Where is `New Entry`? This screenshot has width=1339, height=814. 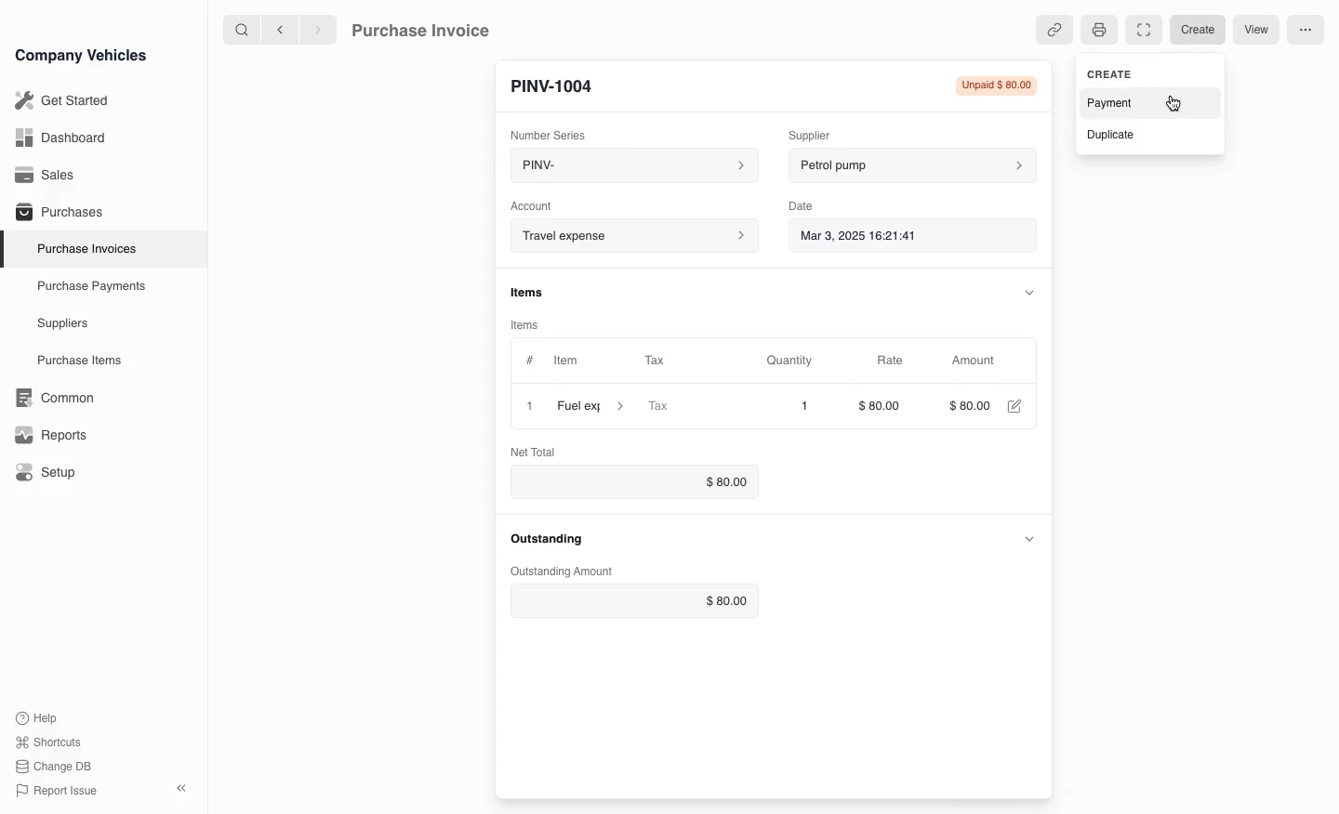 New Entry is located at coordinates (561, 85).